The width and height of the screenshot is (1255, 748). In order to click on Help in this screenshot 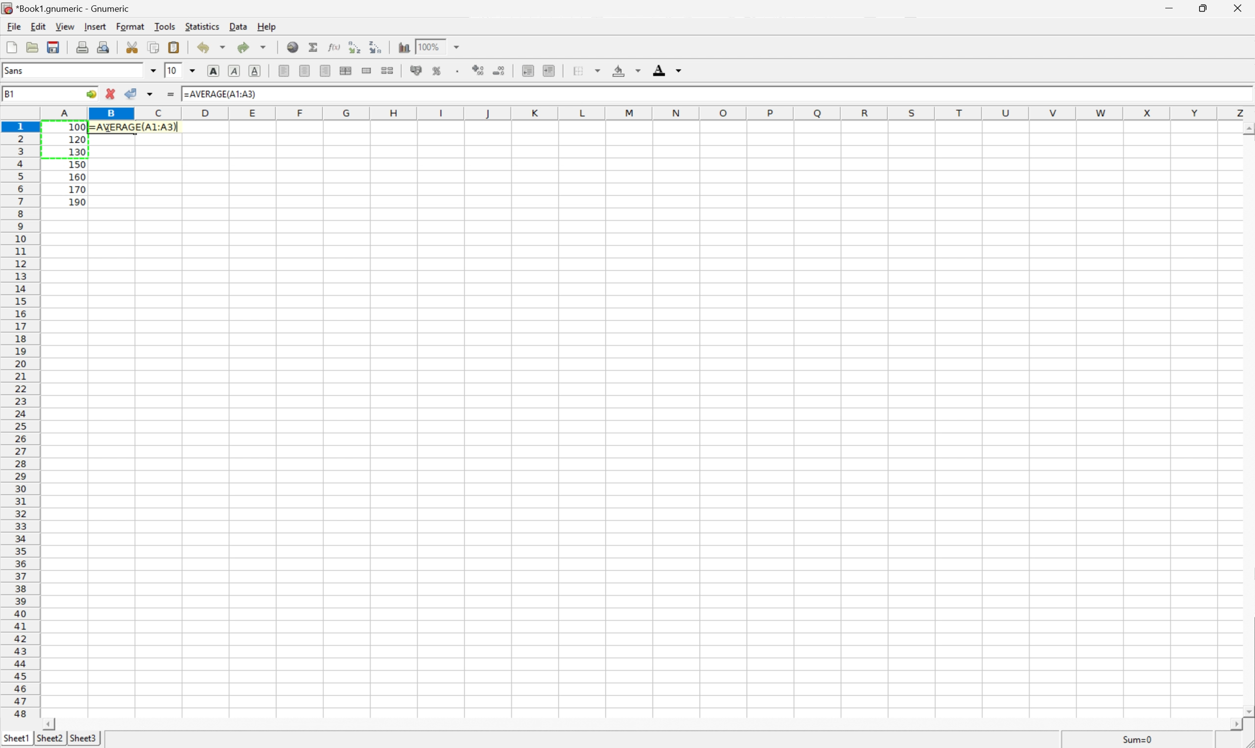, I will do `click(268, 25)`.